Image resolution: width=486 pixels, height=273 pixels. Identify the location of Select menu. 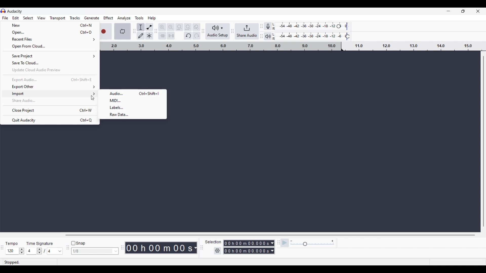
(28, 18).